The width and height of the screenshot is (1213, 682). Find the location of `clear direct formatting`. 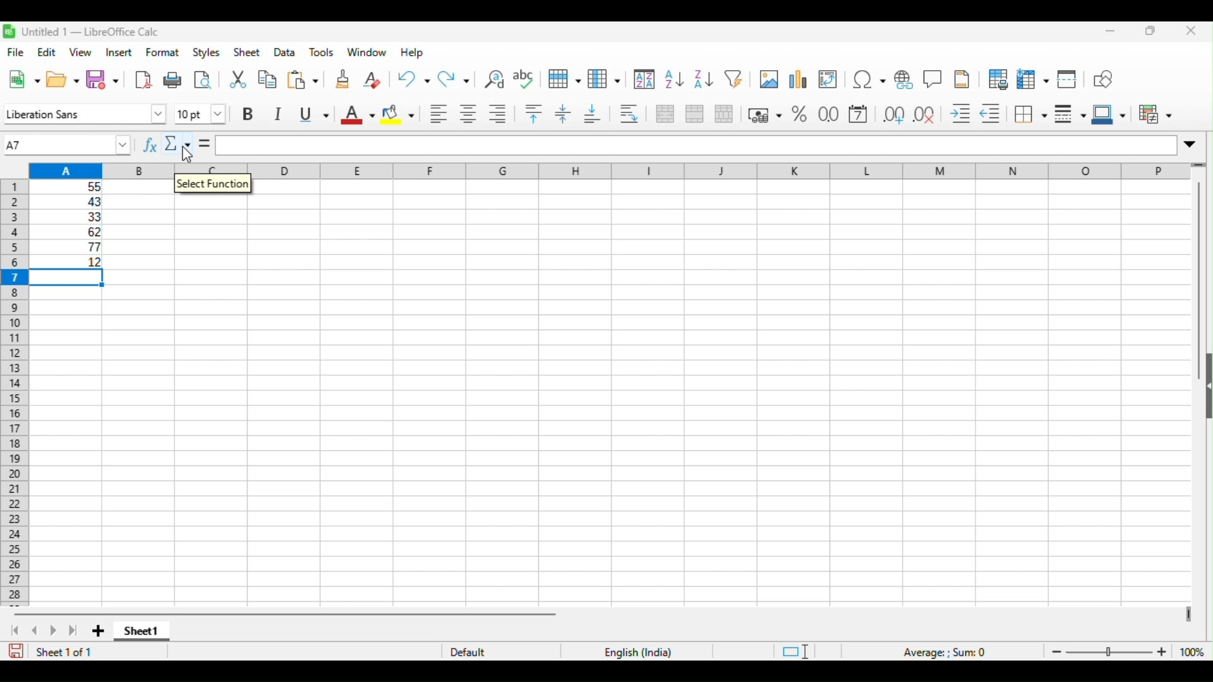

clear direct formatting is located at coordinates (373, 80).